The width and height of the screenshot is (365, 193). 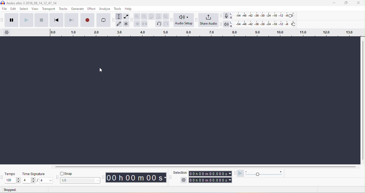 I want to click on fit selection to width, so click(x=152, y=17).